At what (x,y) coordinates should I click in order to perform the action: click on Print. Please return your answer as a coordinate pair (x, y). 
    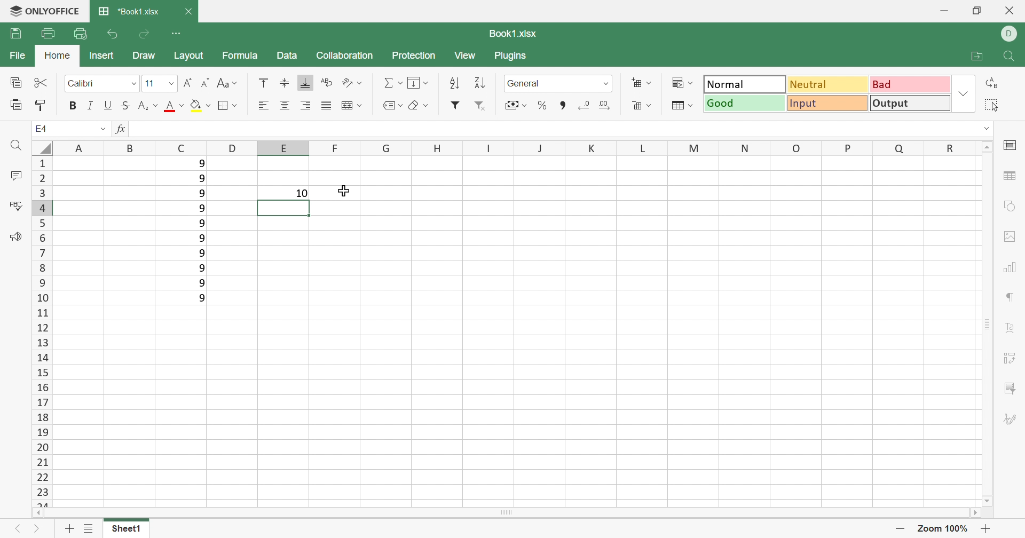
    Looking at the image, I should click on (47, 33).